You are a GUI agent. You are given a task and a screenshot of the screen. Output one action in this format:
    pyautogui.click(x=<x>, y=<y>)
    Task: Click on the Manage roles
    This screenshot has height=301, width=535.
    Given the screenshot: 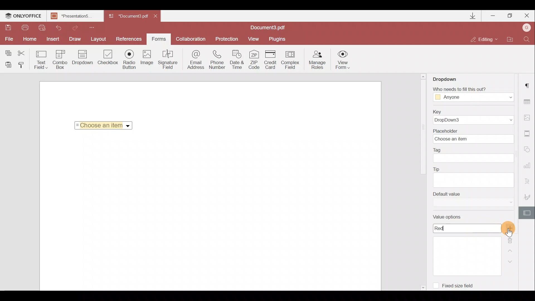 What is the action you would take?
    pyautogui.click(x=317, y=60)
    